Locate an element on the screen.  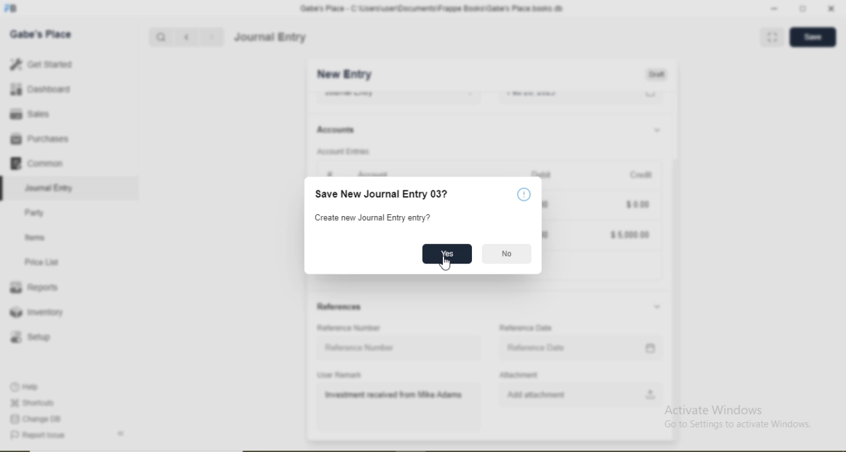
close is located at coordinates (832, 9).